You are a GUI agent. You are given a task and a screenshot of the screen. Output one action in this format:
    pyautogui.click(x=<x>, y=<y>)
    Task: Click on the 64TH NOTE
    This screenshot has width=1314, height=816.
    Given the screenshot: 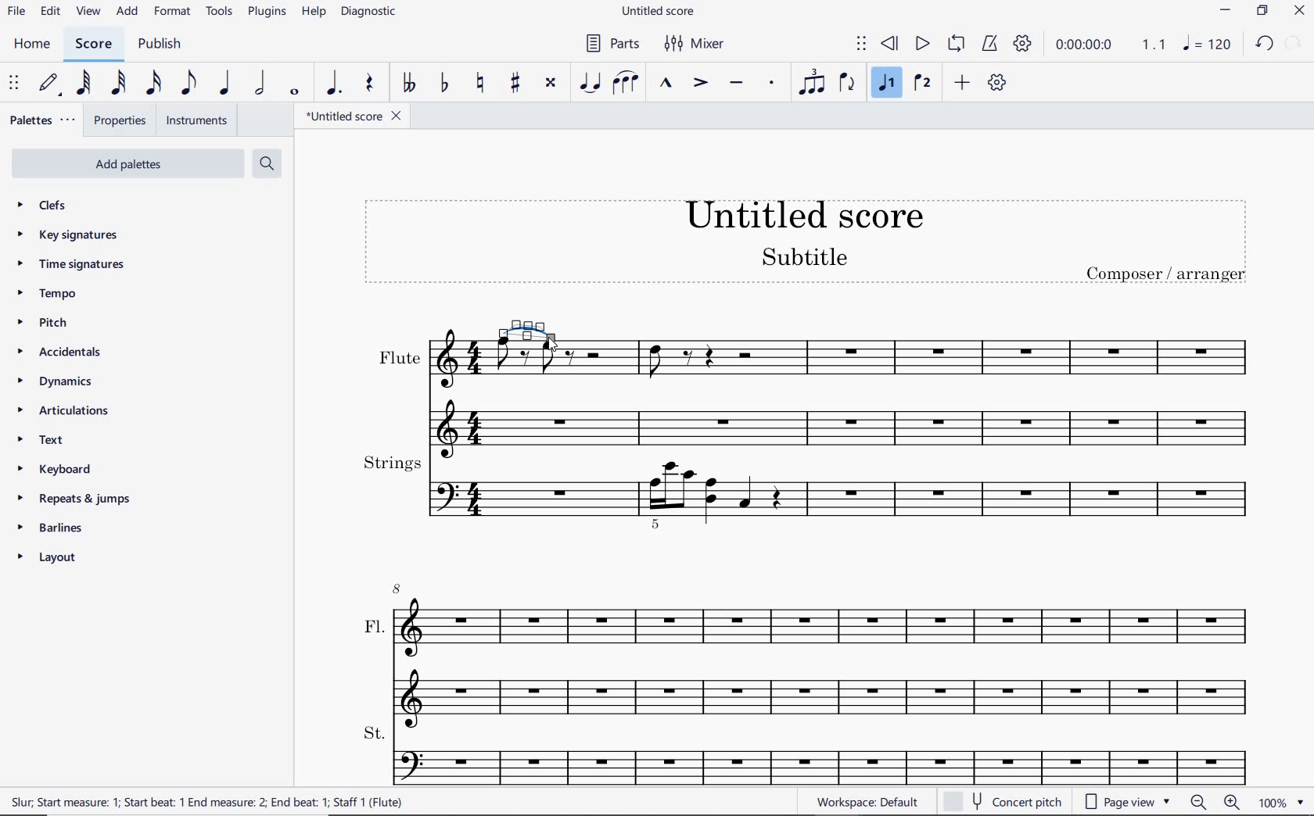 What is the action you would take?
    pyautogui.click(x=84, y=83)
    